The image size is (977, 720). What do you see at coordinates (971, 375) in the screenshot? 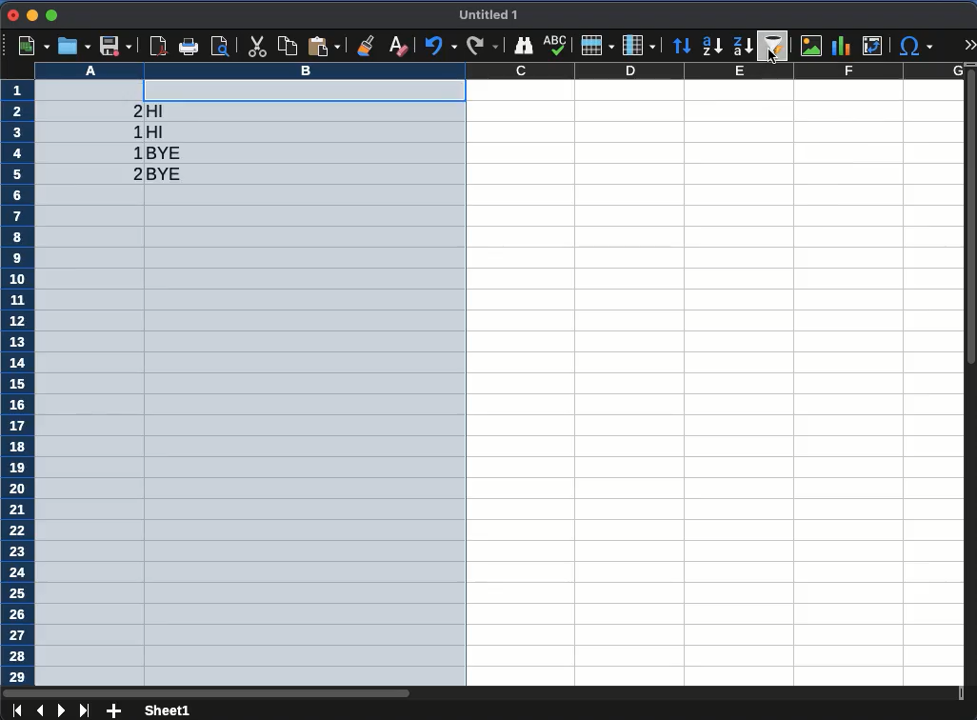
I see `scroll` at bounding box center [971, 375].